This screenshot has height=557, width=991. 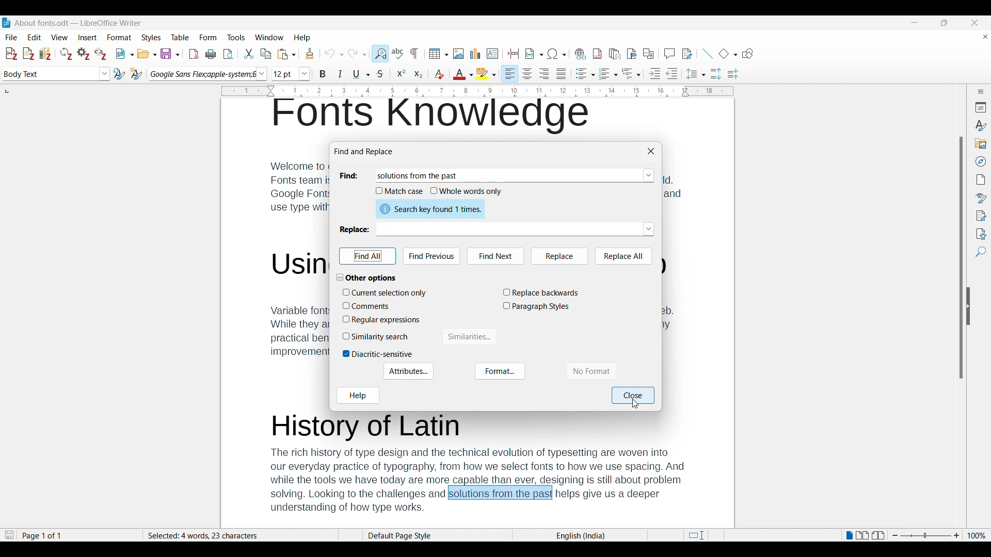 What do you see at coordinates (609, 74) in the screenshot?
I see `Toggle ordered list options` at bounding box center [609, 74].